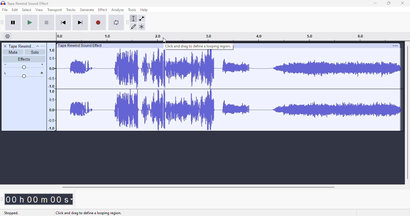 The width and height of the screenshot is (410, 216). I want to click on analyze , so click(118, 10).